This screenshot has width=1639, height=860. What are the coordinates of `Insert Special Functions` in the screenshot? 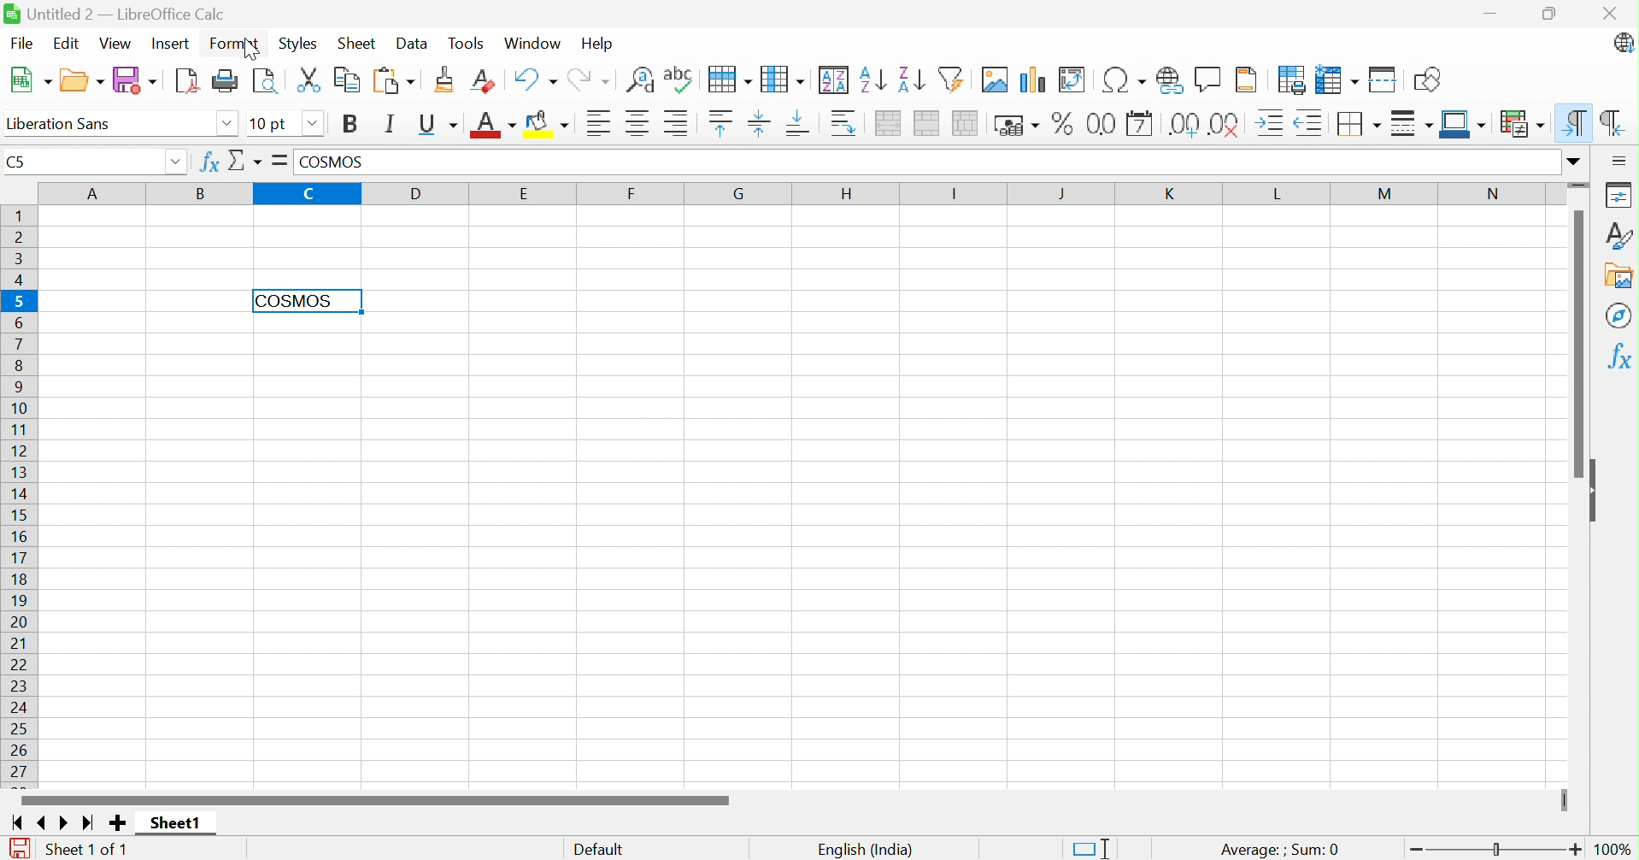 It's located at (1127, 80).